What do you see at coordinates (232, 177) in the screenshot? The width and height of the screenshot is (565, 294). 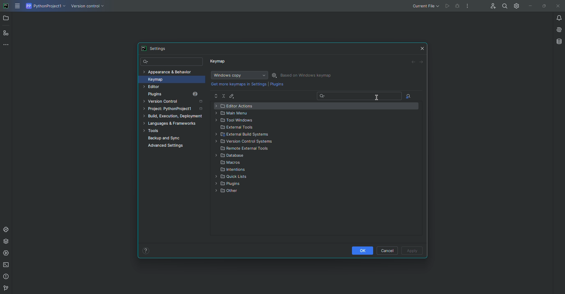 I see `Quick Lists` at bounding box center [232, 177].